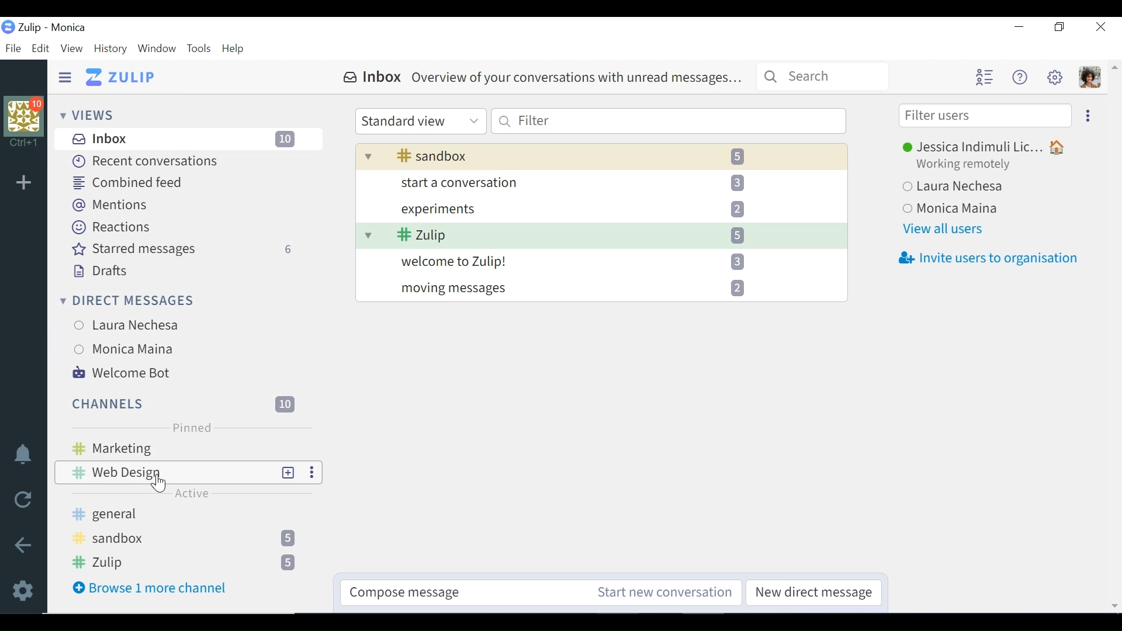 The image size is (1122, 631). Describe the element at coordinates (181, 403) in the screenshot. I see `Channels menu` at that location.